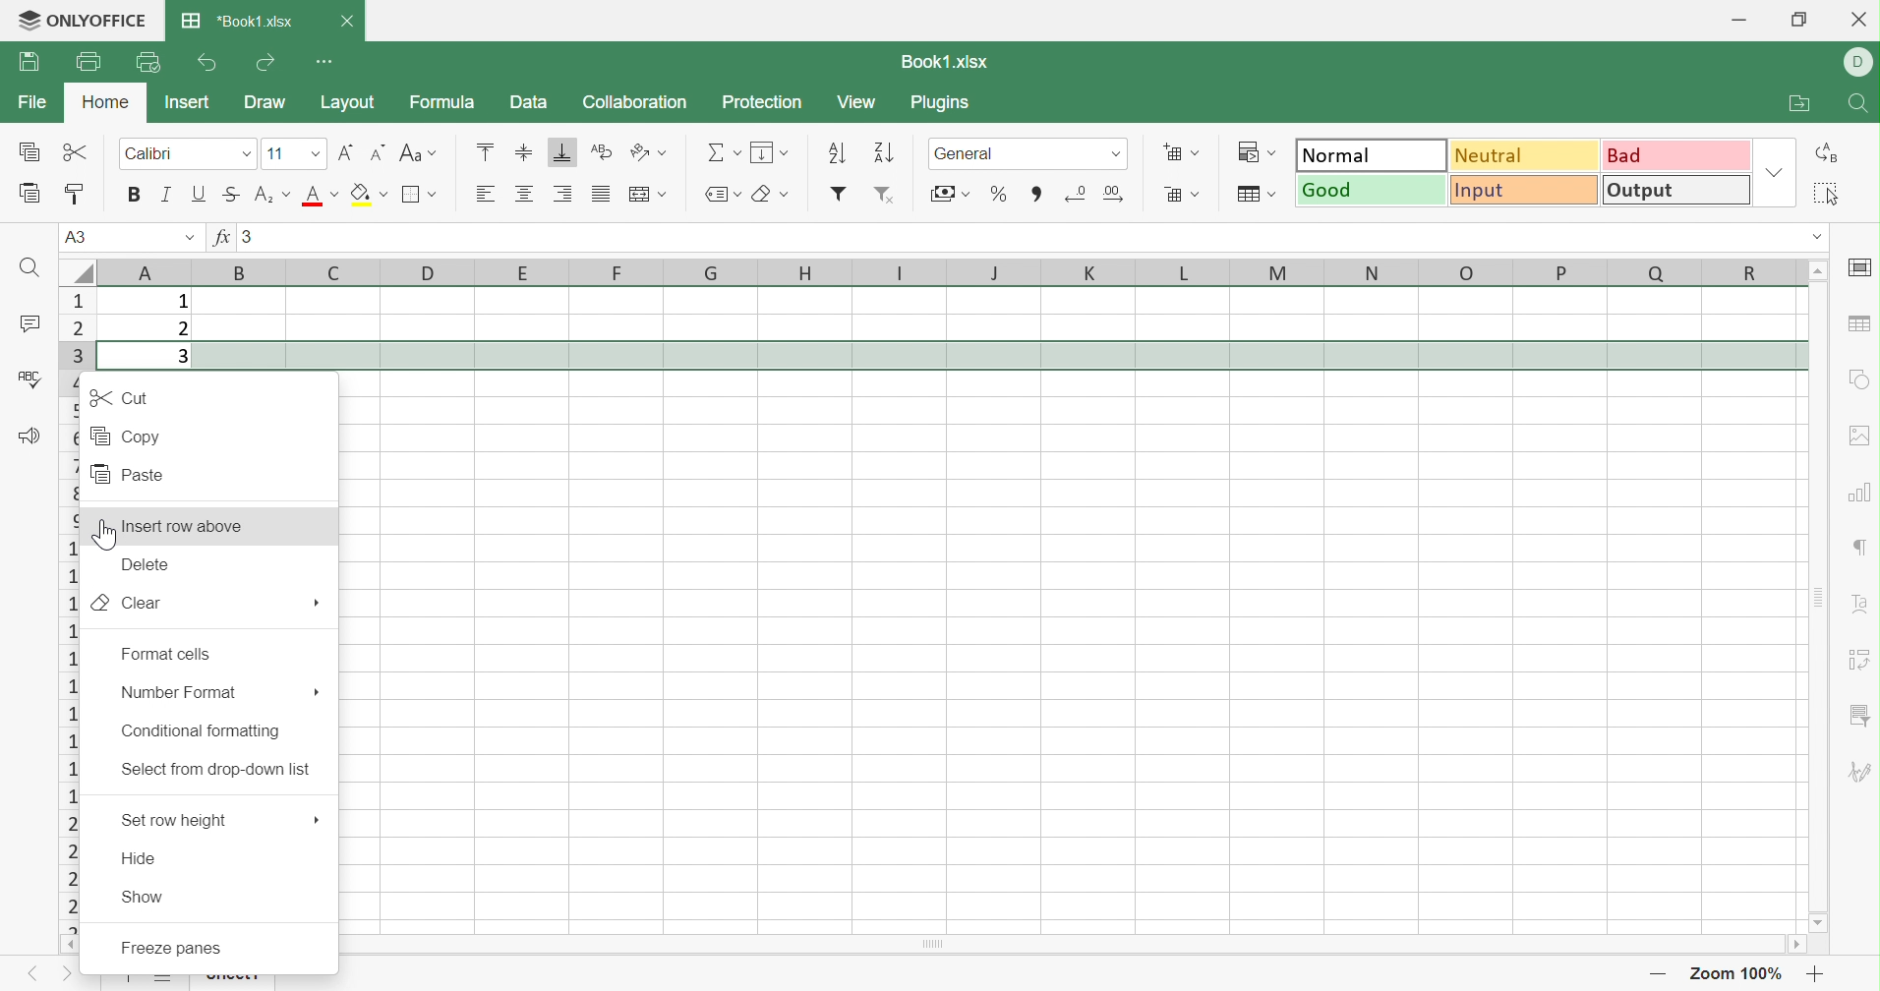  I want to click on Cursor, so click(102, 534).